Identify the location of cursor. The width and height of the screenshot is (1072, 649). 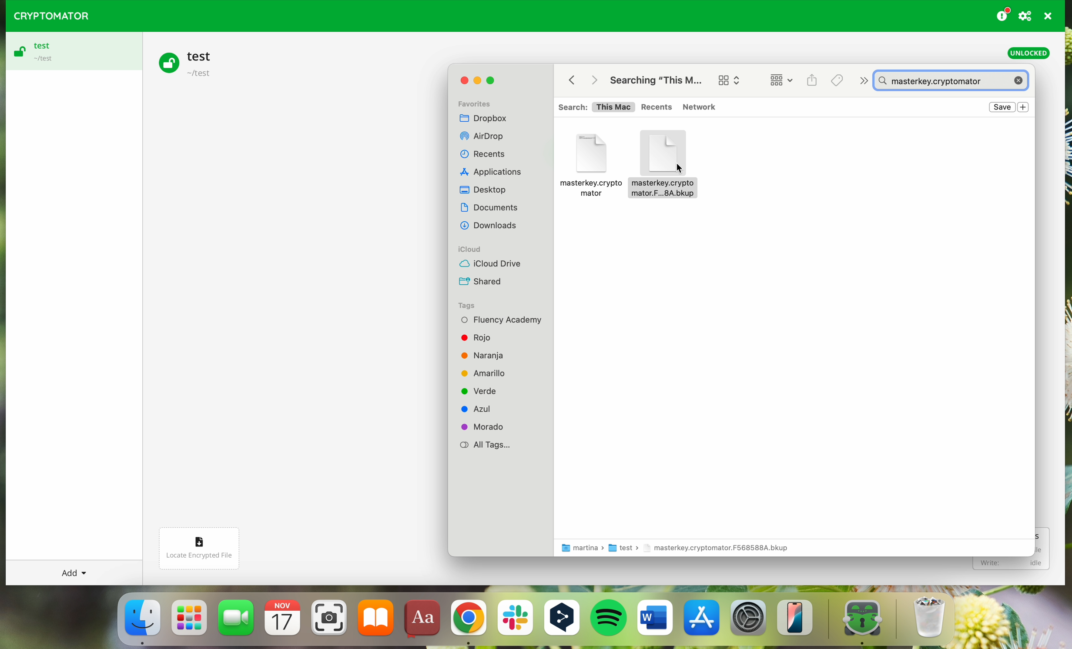
(680, 169).